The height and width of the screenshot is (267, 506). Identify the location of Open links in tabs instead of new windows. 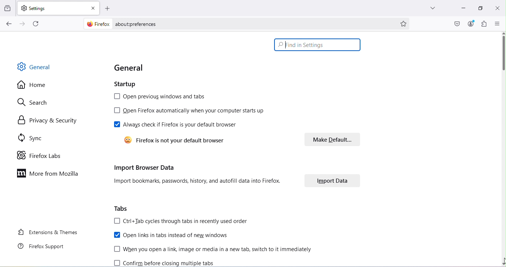
(173, 235).